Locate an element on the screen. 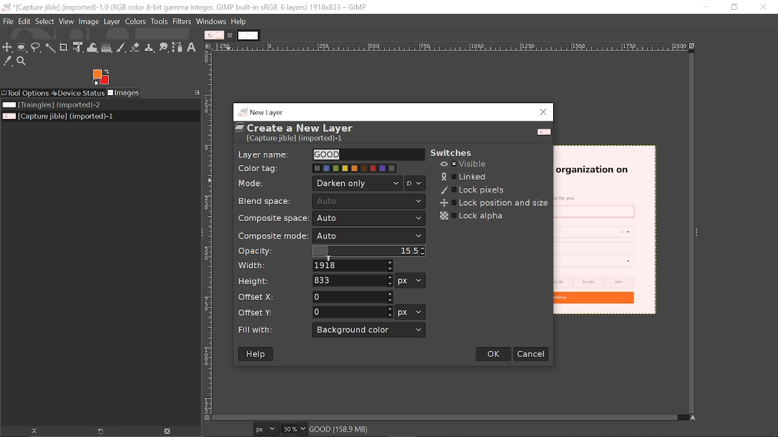 The height and width of the screenshot is (437, 778). Color tag is located at coordinates (356, 168).